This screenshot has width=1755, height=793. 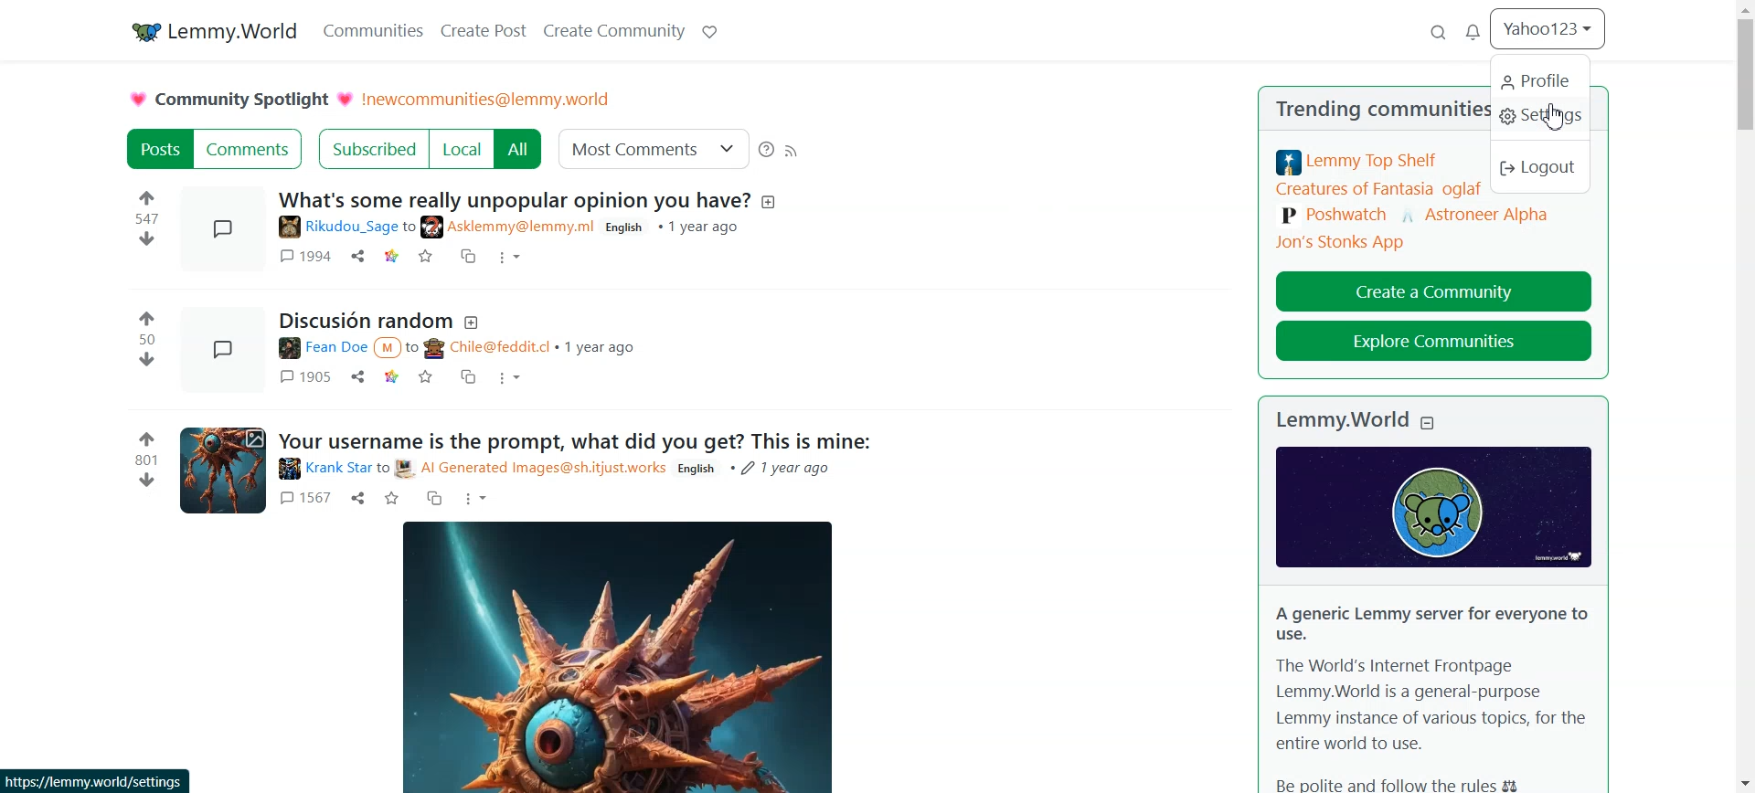 What do you see at coordinates (1554, 118) in the screenshot?
I see `Cursor` at bounding box center [1554, 118].